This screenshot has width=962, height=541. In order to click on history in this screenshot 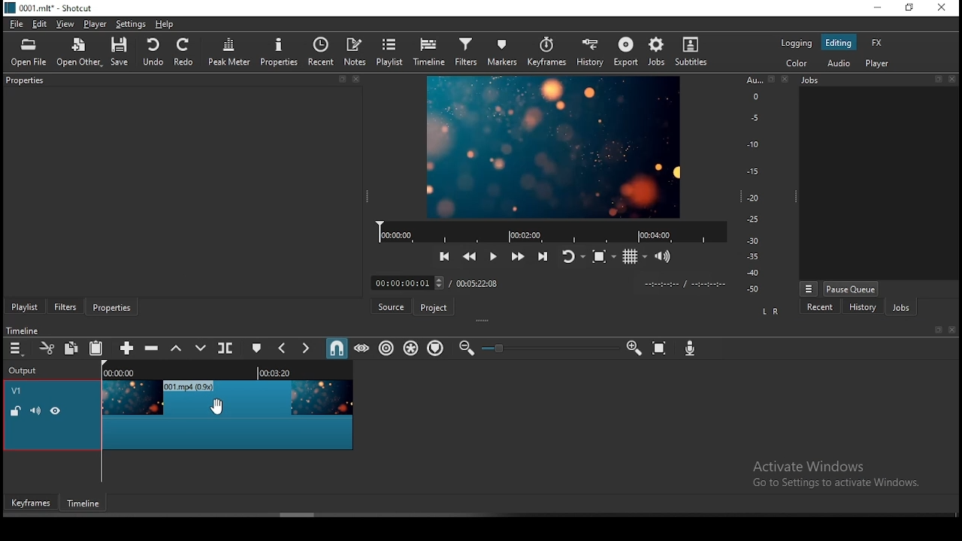, I will do `click(590, 51)`.